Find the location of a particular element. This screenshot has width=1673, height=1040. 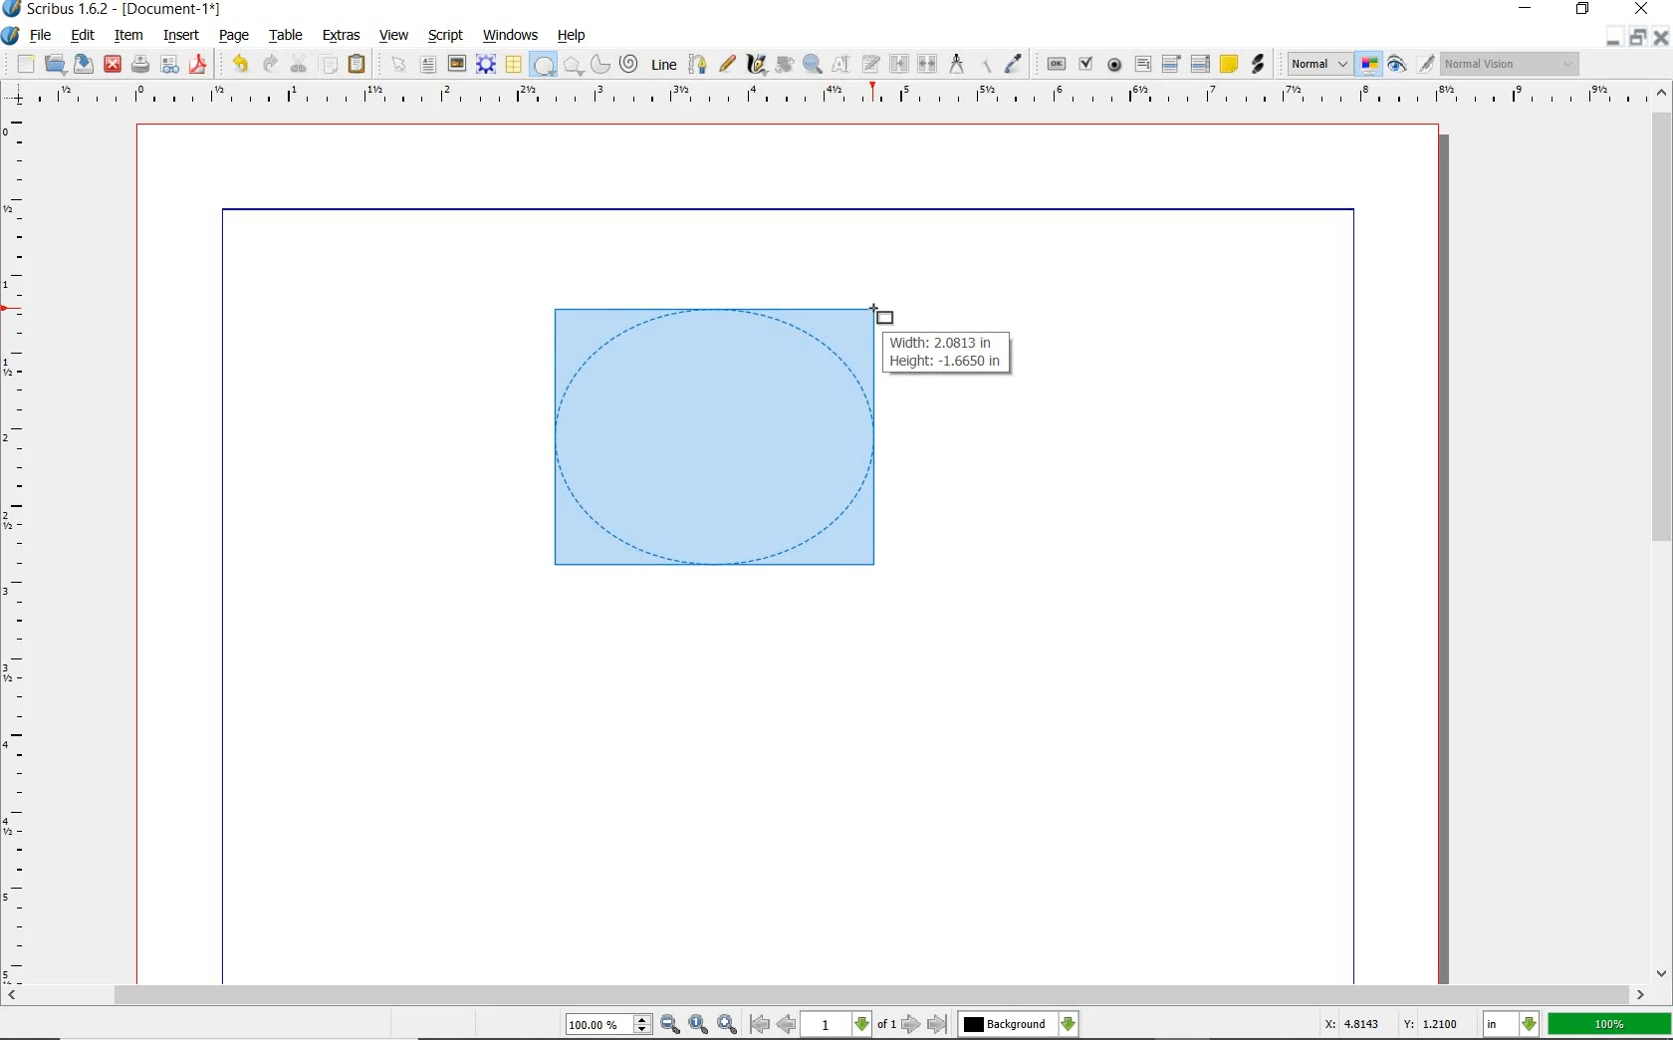

last is located at coordinates (936, 1025).